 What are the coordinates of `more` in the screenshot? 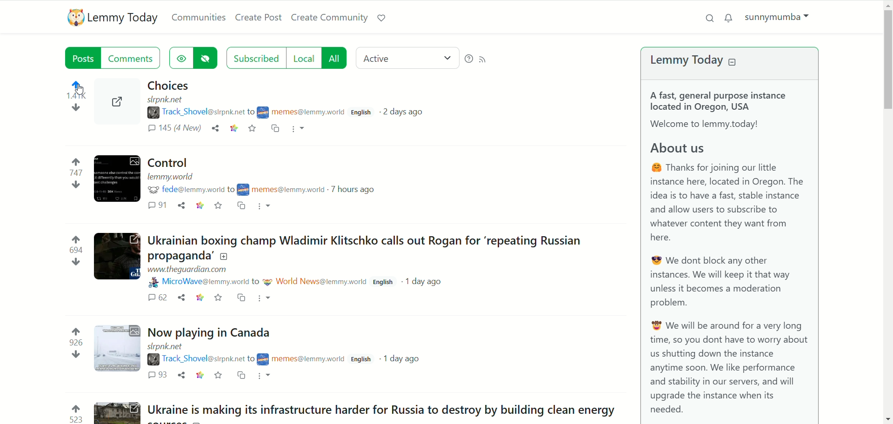 It's located at (265, 377).